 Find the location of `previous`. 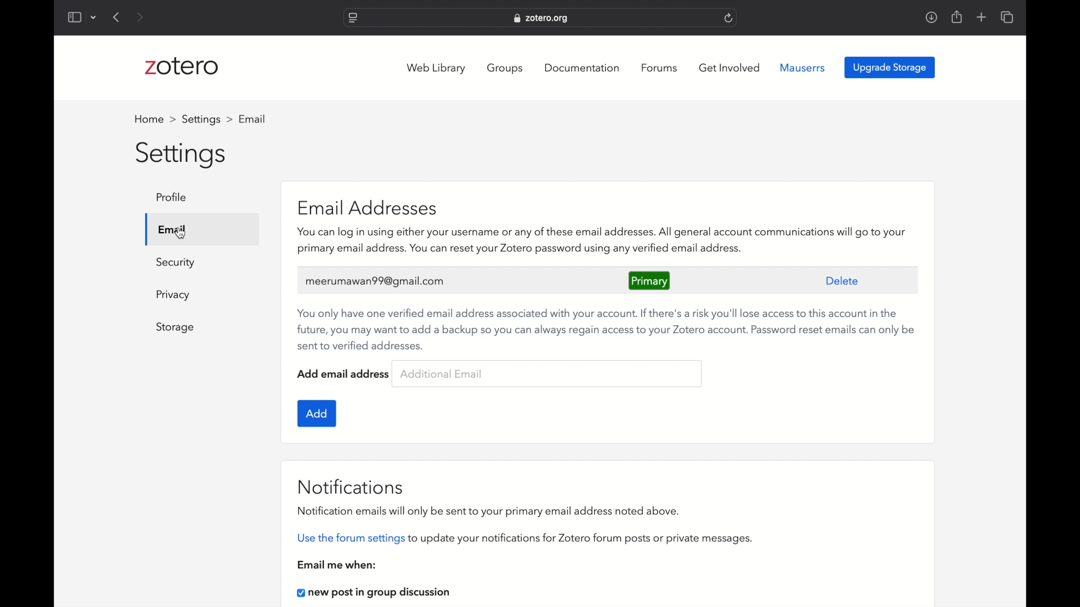

previous is located at coordinates (117, 17).